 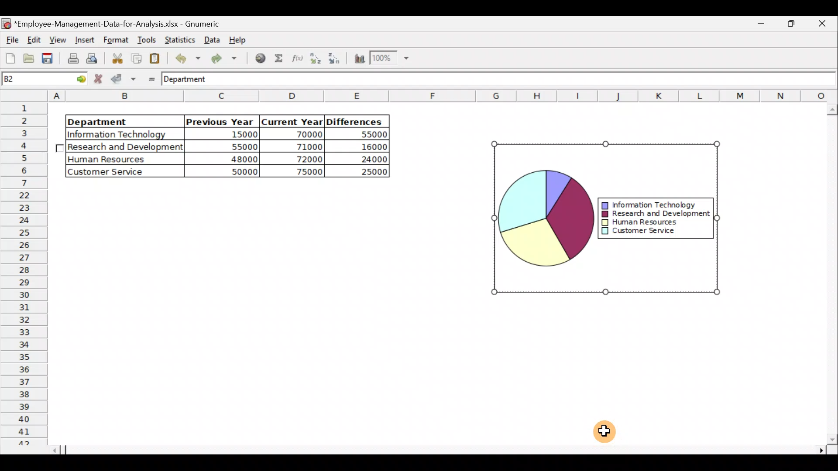 I want to click on Rows, so click(x=26, y=273).